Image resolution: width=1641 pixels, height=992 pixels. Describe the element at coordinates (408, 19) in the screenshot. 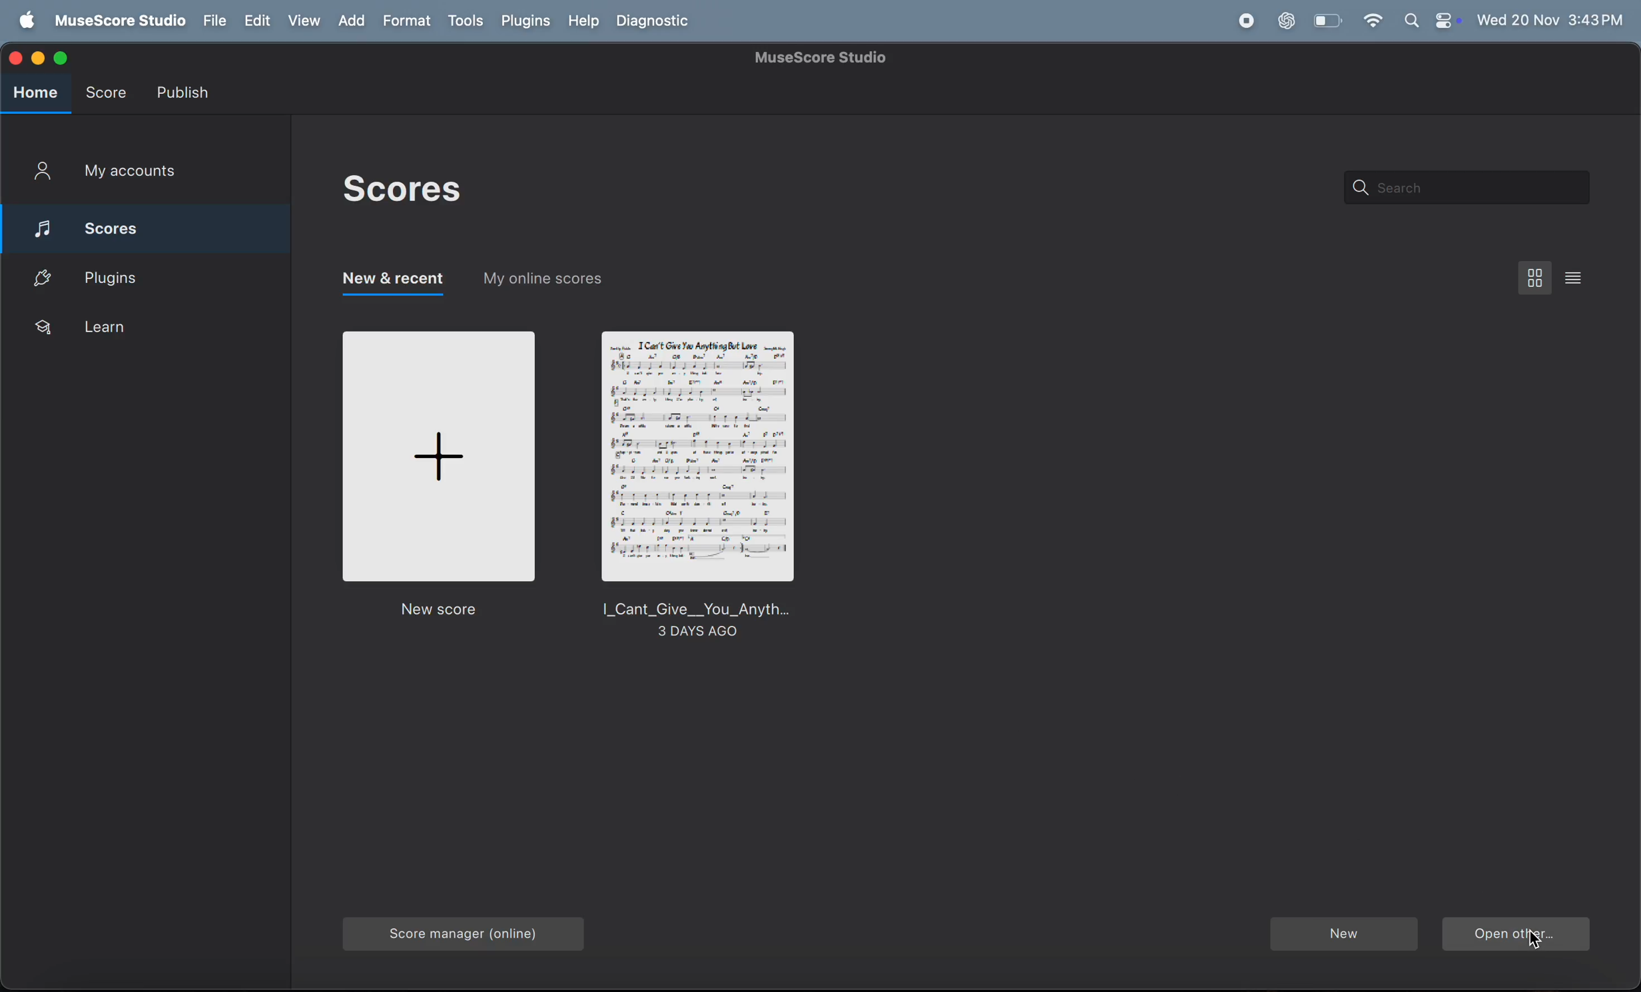

I see `format` at that location.